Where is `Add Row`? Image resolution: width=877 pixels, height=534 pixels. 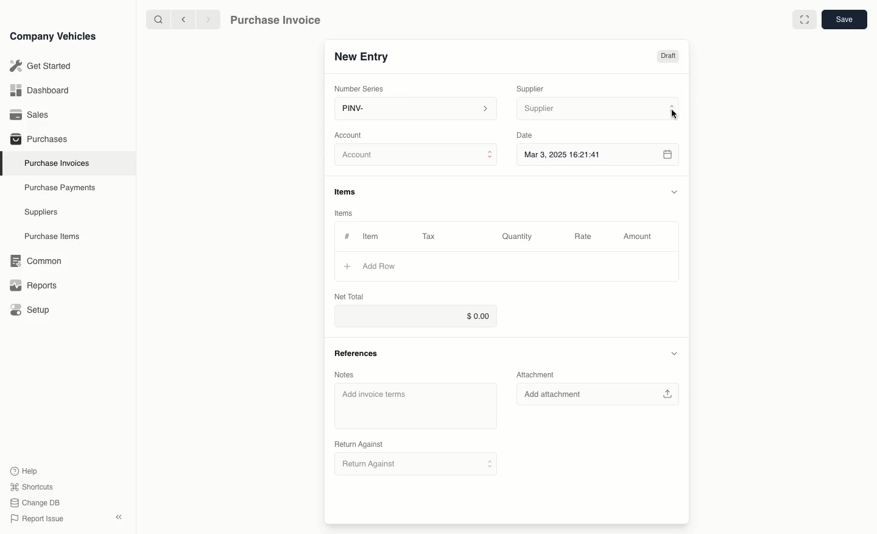
Add Row is located at coordinates (371, 266).